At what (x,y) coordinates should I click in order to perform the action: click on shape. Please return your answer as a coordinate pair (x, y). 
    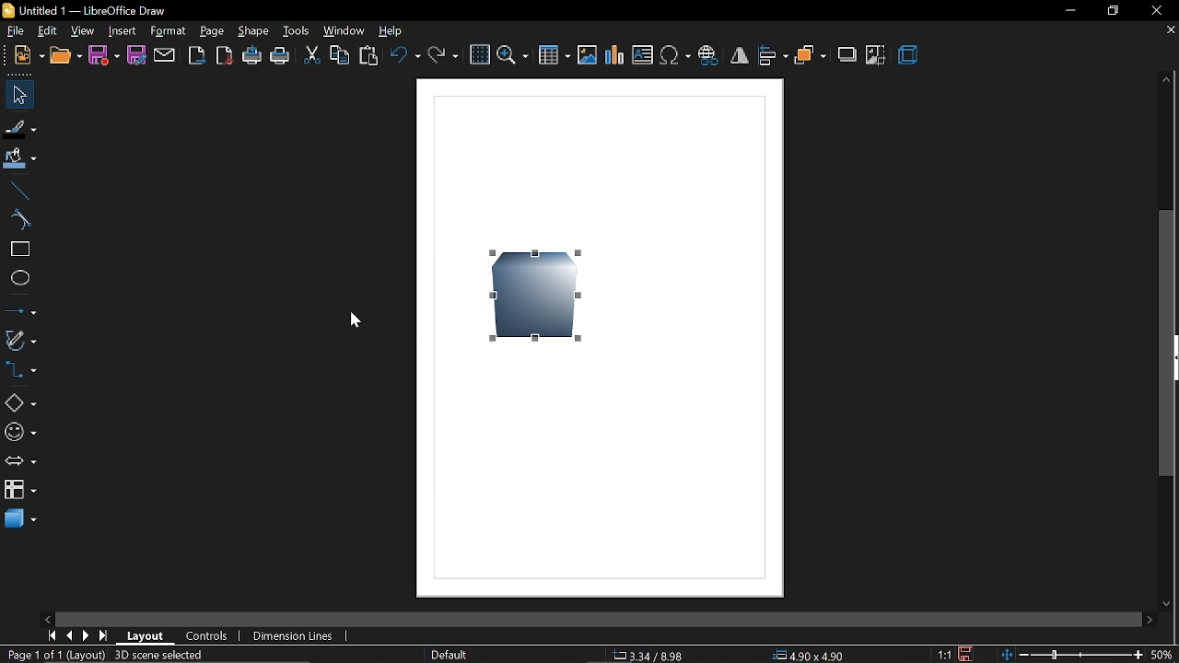
    Looking at the image, I should click on (254, 31).